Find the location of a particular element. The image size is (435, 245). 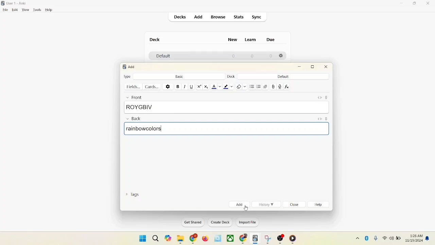

User1-Anki is located at coordinates (18, 3).